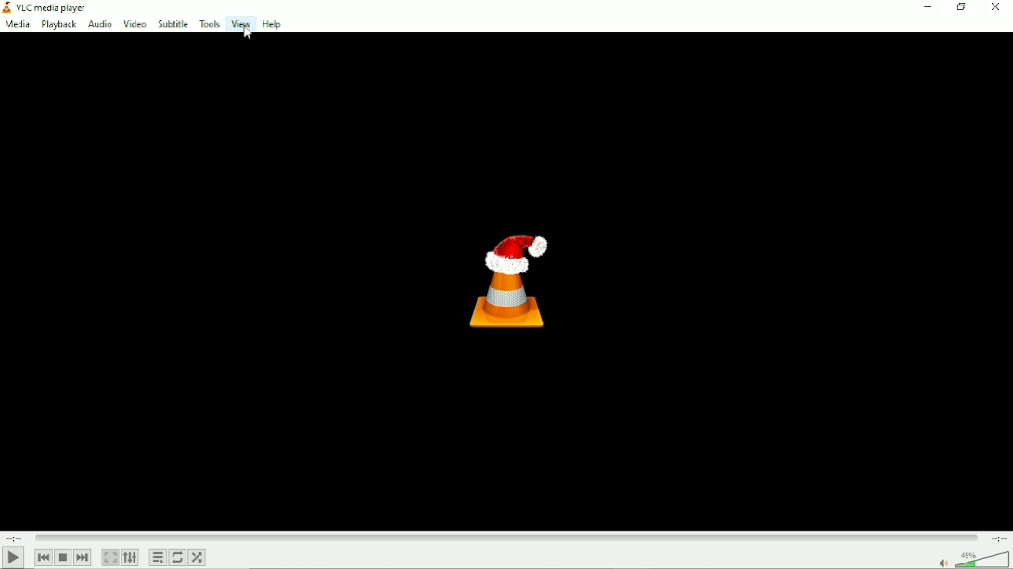 This screenshot has height=569, width=1013. Describe the element at coordinates (998, 539) in the screenshot. I see `Total duration` at that location.